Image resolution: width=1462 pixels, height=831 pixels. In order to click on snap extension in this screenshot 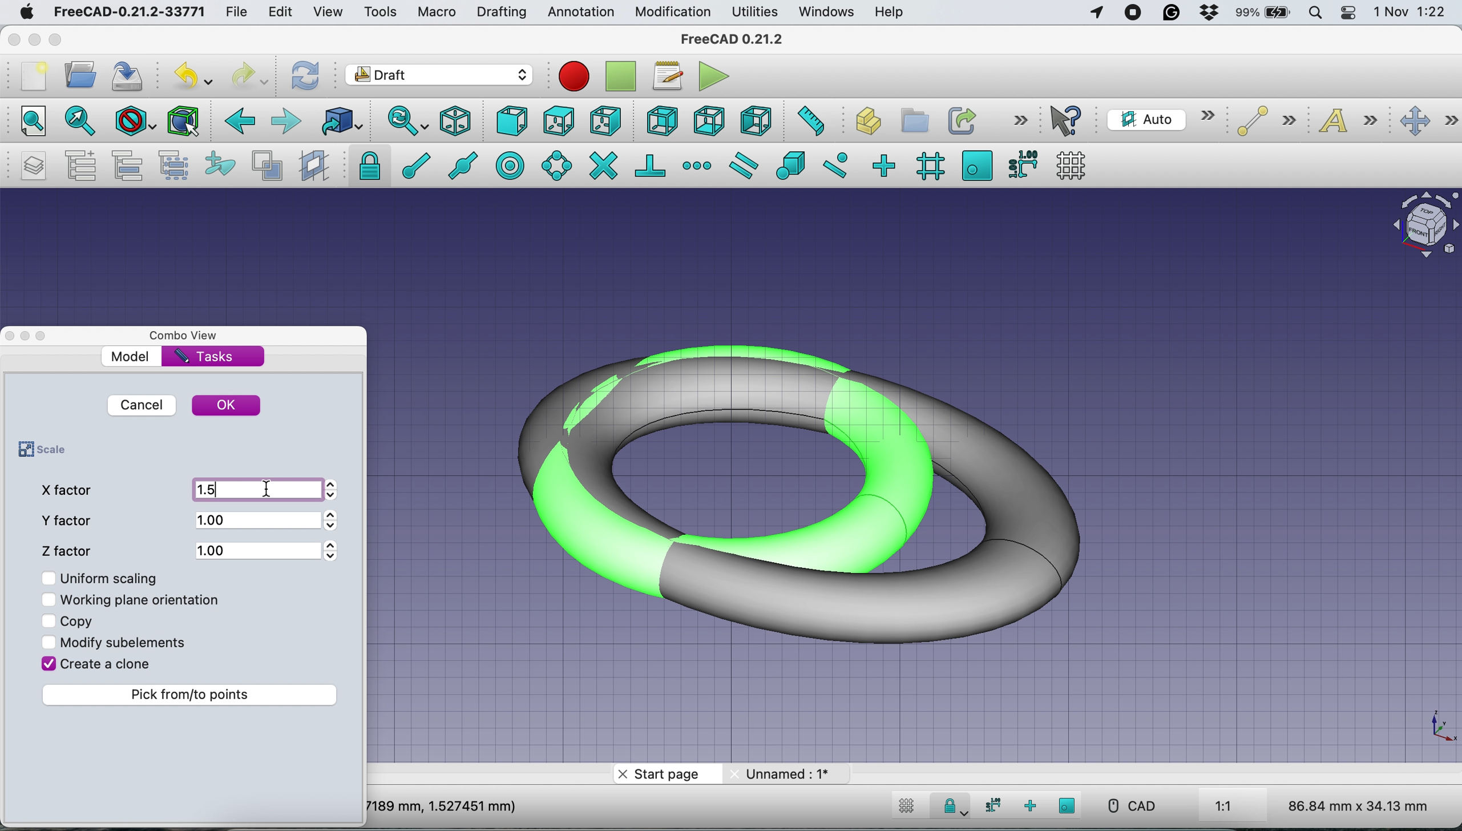, I will do `click(697, 164)`.